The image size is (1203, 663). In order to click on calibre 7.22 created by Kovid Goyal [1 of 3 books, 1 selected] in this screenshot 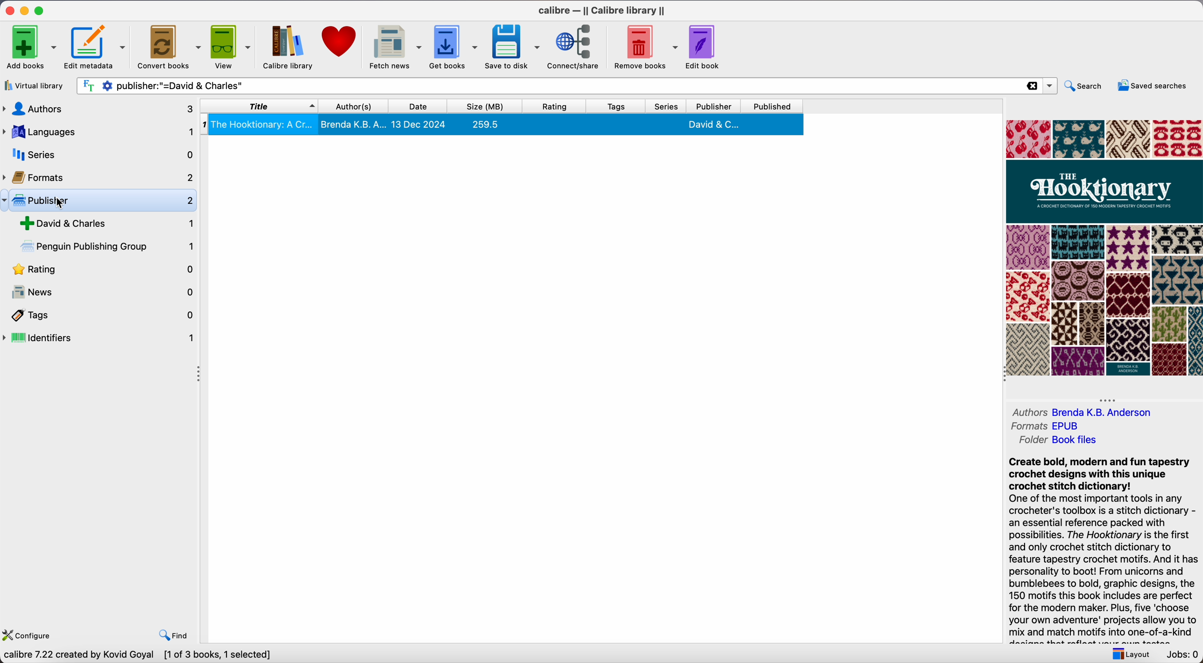, I will do `click(141, 655)`.